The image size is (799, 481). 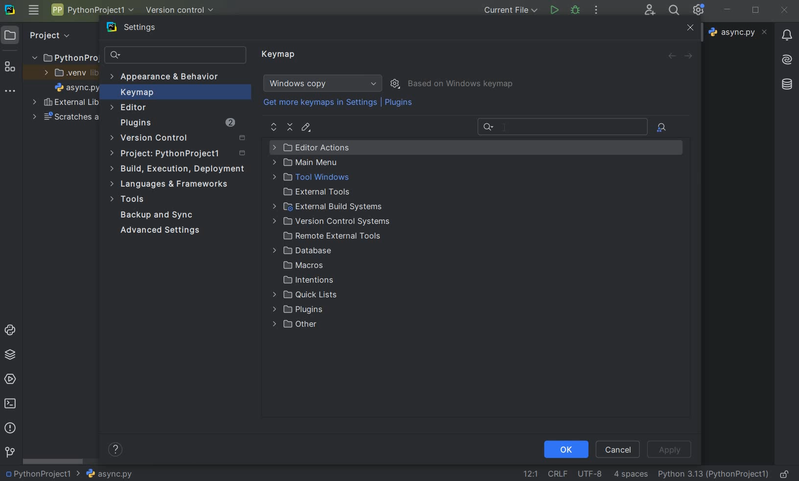 What do you see at coordinates (311, 148) in the screenshot?
I see `editor actions` at bounding box center [311, 148].